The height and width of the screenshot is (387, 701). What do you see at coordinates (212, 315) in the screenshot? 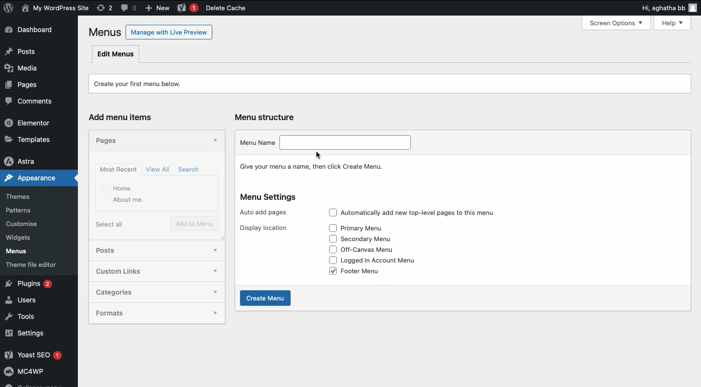
I see `show` at bounding box center [212, 315].